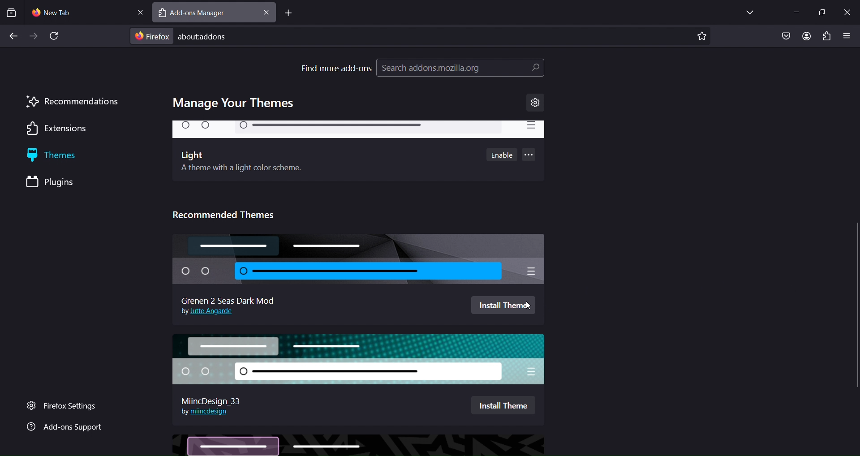 The width and height of the screenshot is (860, 456). What do you see at coordinates (785, 36) in the screenshot?
I see `save to pocket` at bounding box center [785, 36].